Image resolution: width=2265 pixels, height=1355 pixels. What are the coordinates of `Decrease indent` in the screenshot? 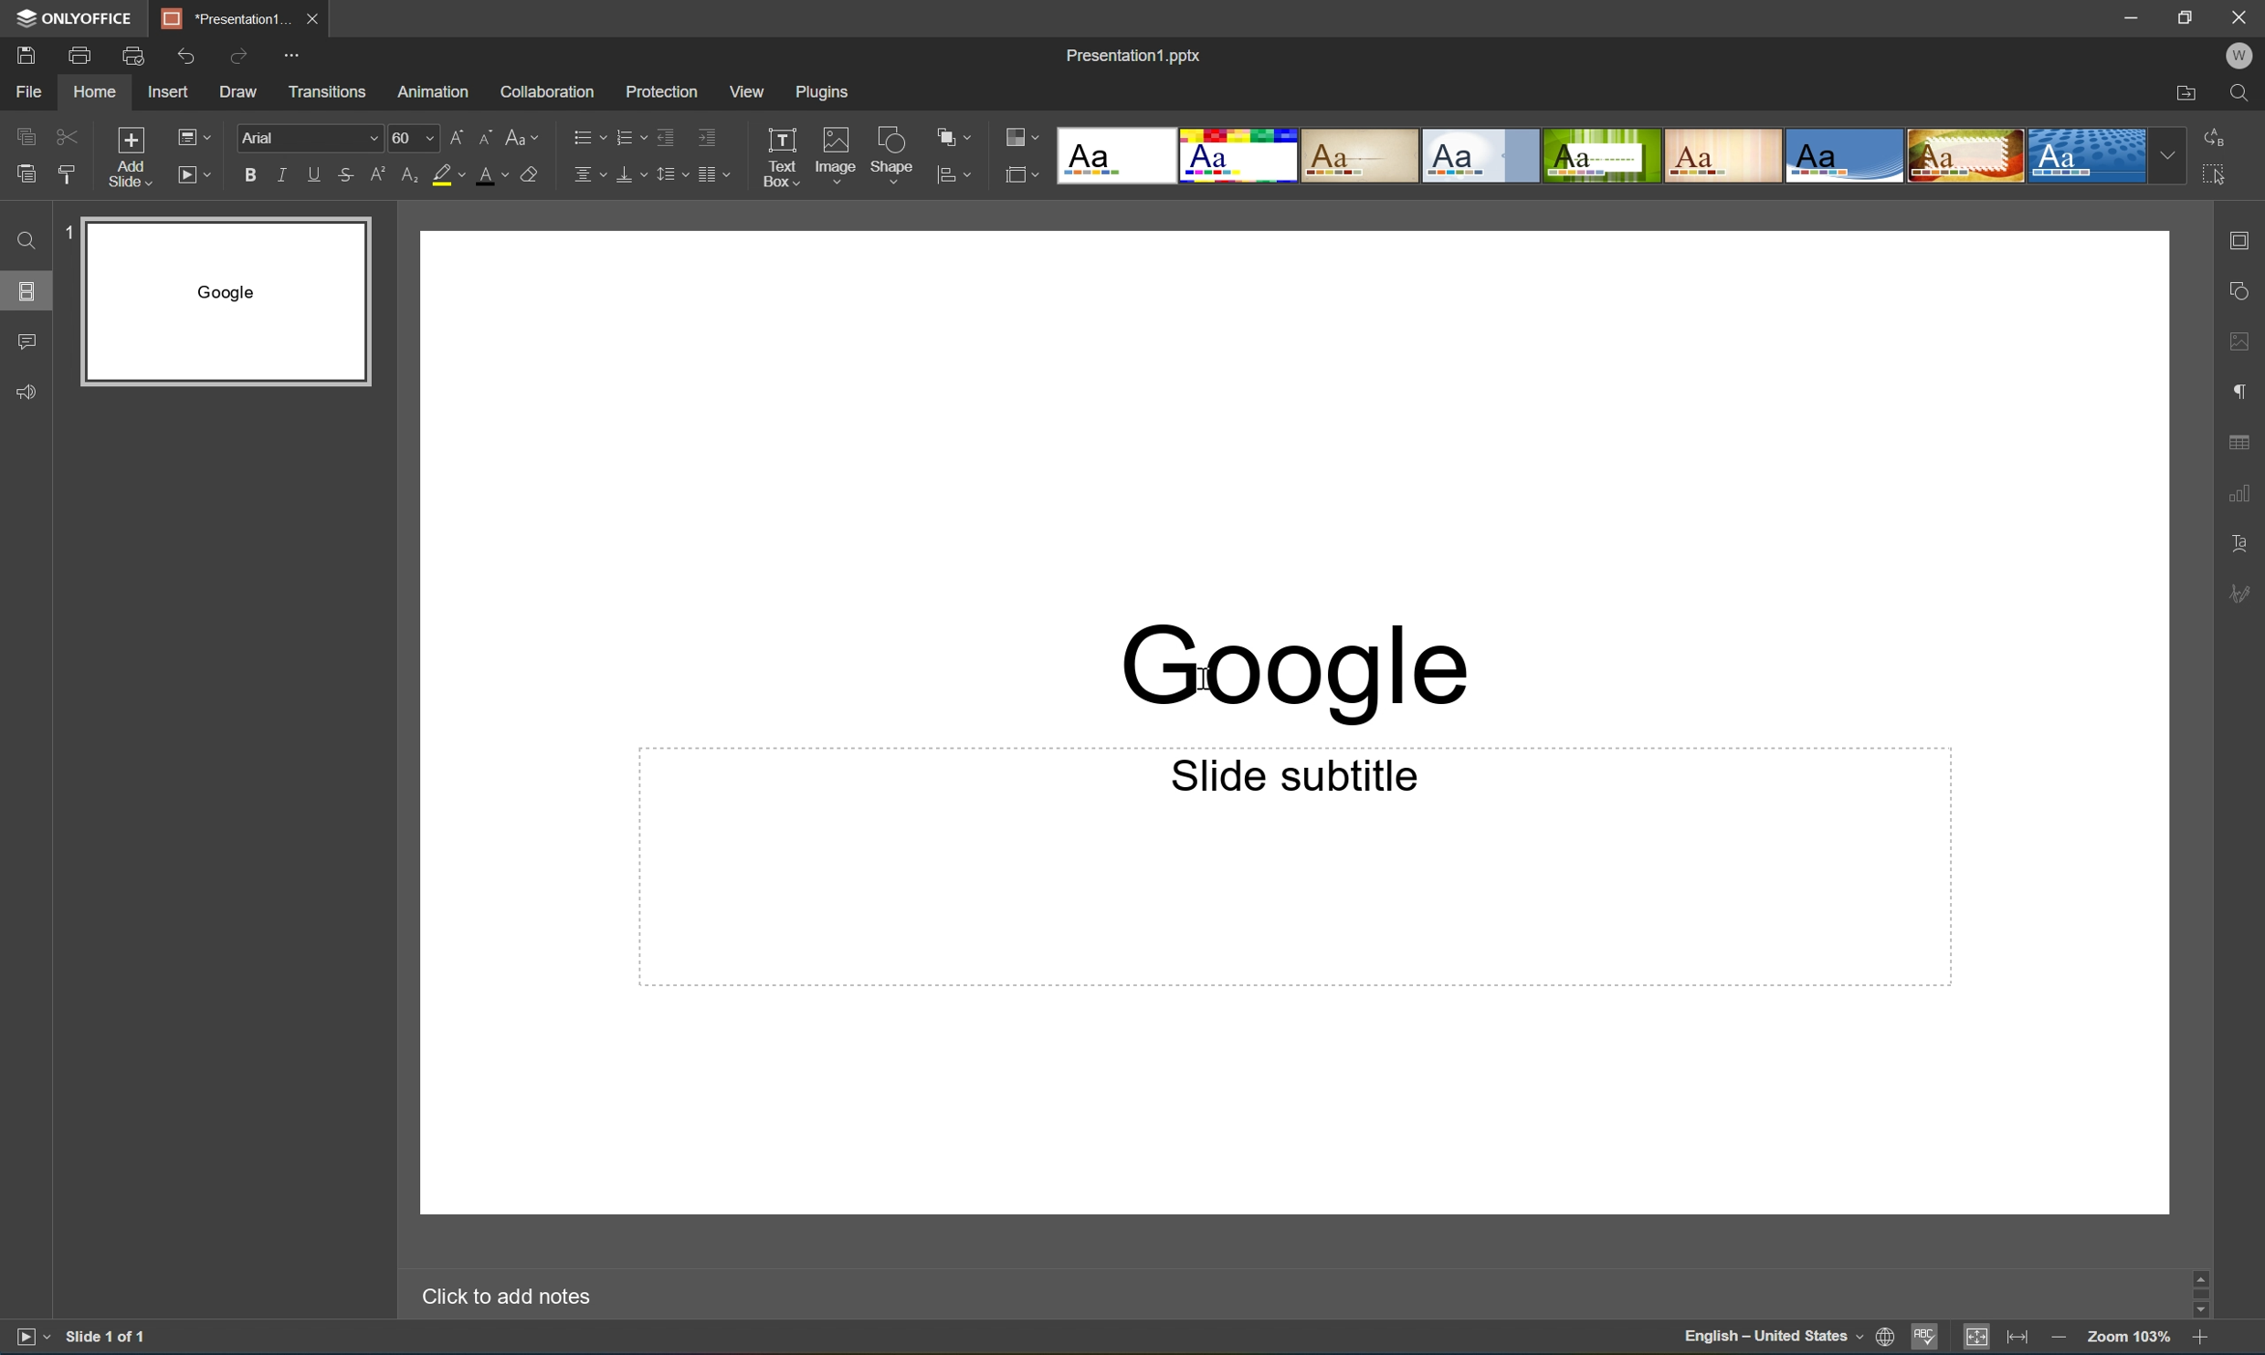 It's located at (666, 130).